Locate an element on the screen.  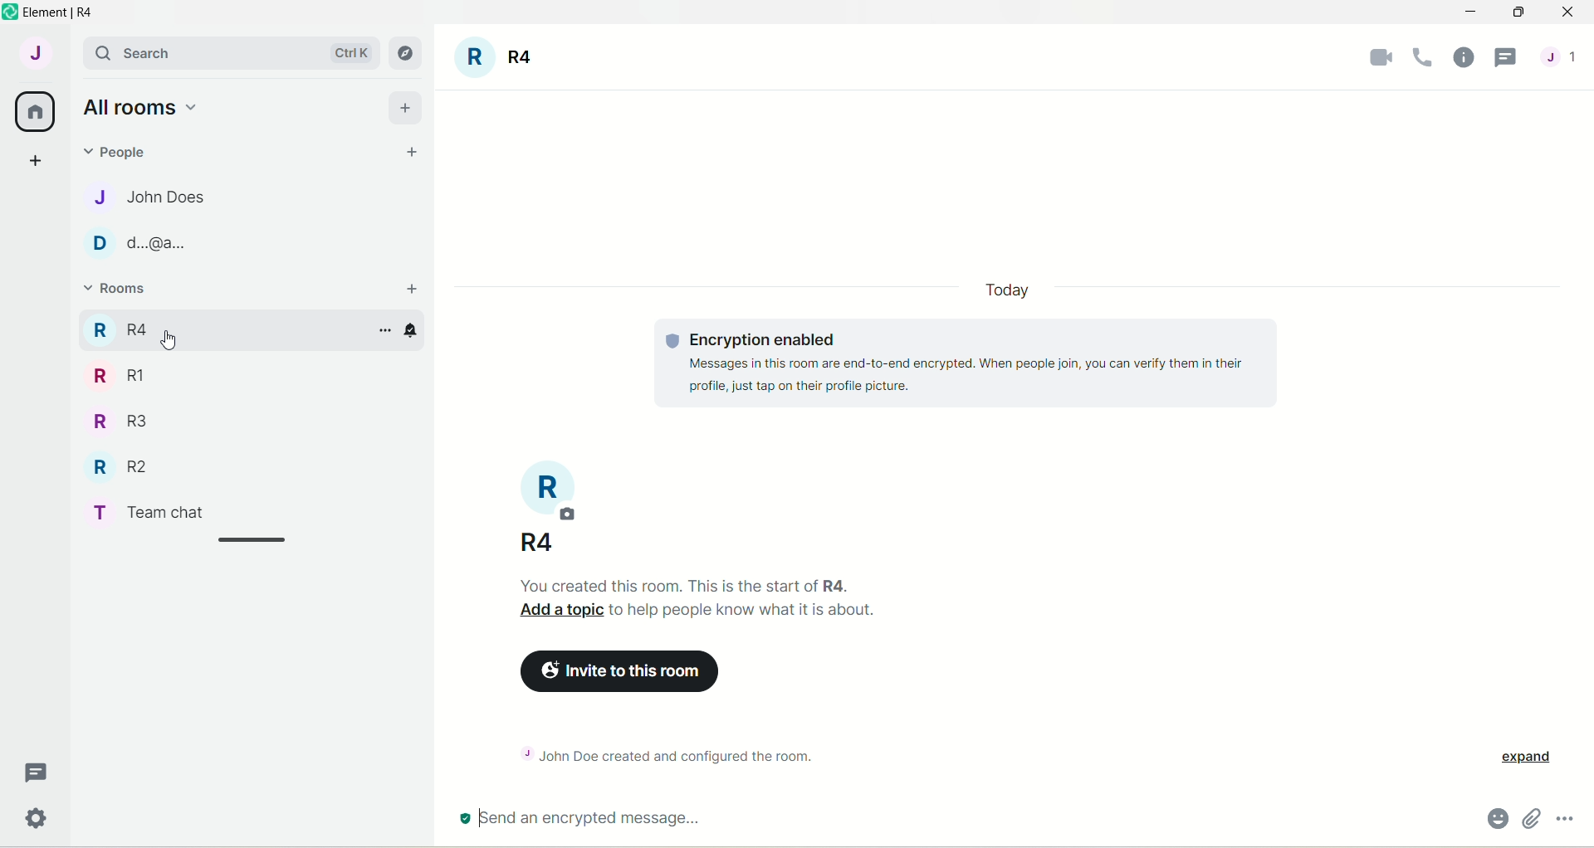
threads is located at coordinates (37, 773).